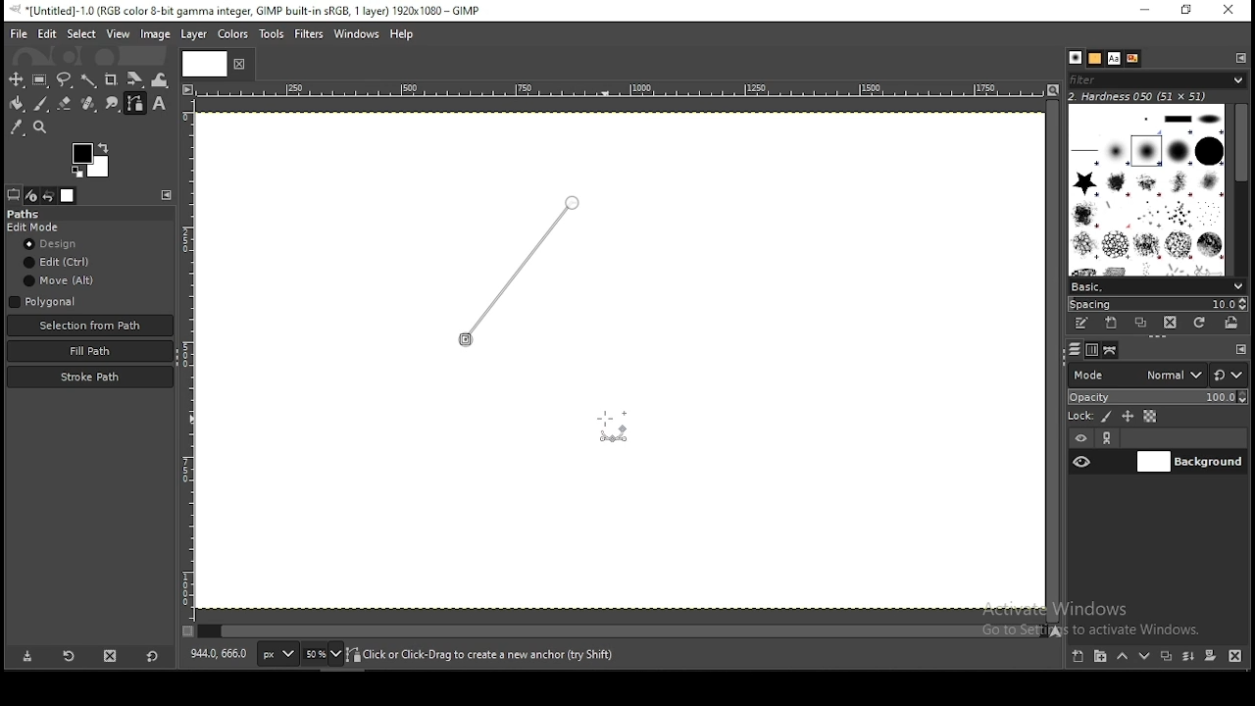  What do you see at coordinates (1107, 416) in the screenshot?
I see `lock pixels` at bounding box center [1107, 416].